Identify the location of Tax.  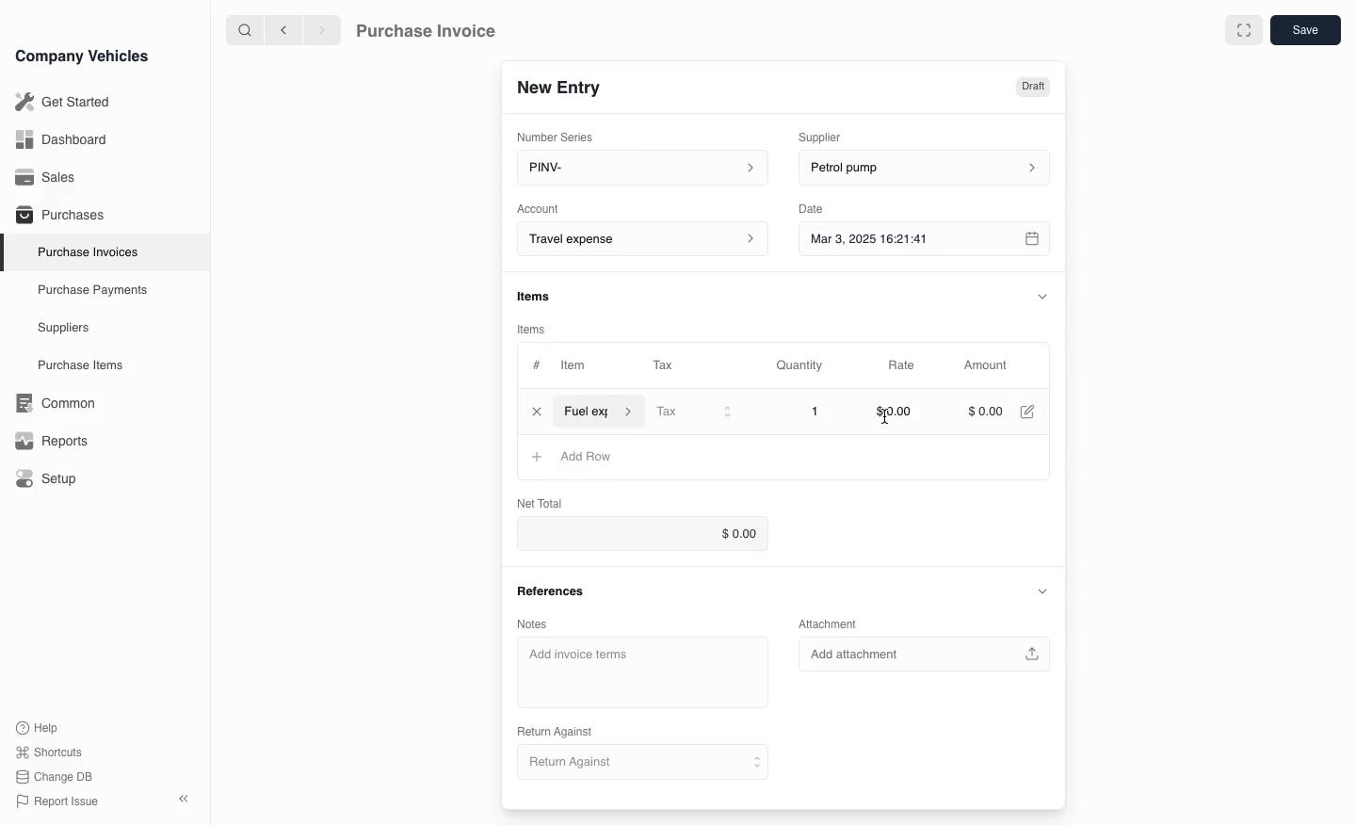
(671, 366).